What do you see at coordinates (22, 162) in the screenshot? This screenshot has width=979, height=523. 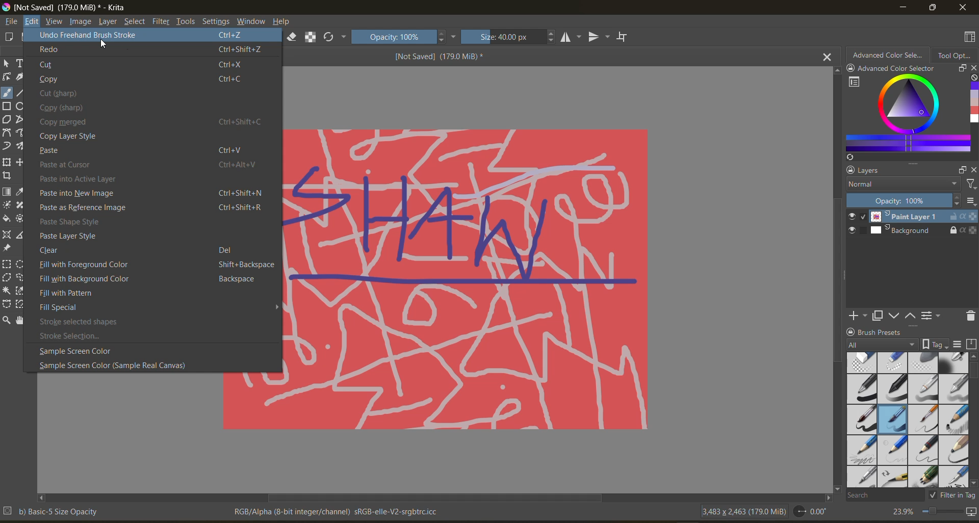 I see `Move a layer` at bounding box center [22, 162].